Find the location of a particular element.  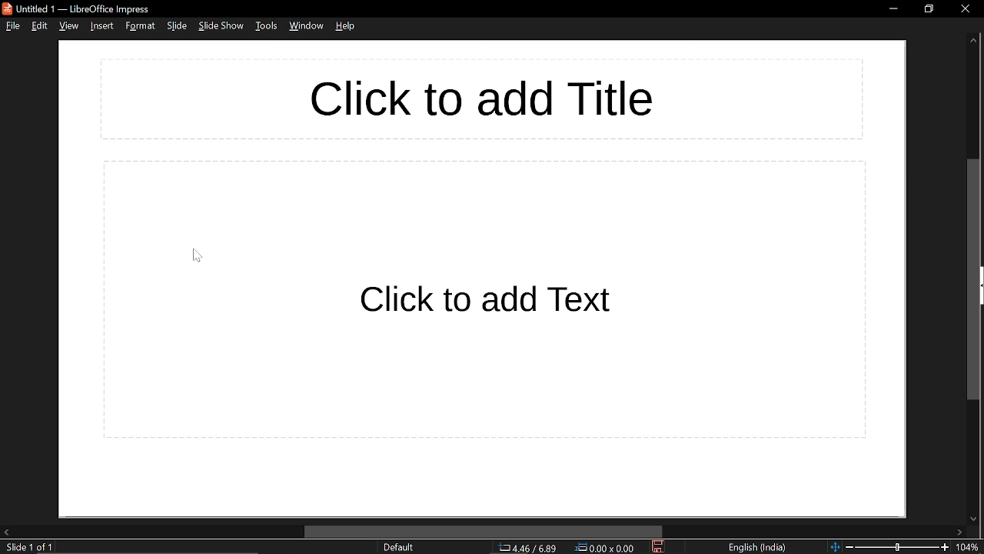

horizontal scrollbar is located at coordinates (483, 532).